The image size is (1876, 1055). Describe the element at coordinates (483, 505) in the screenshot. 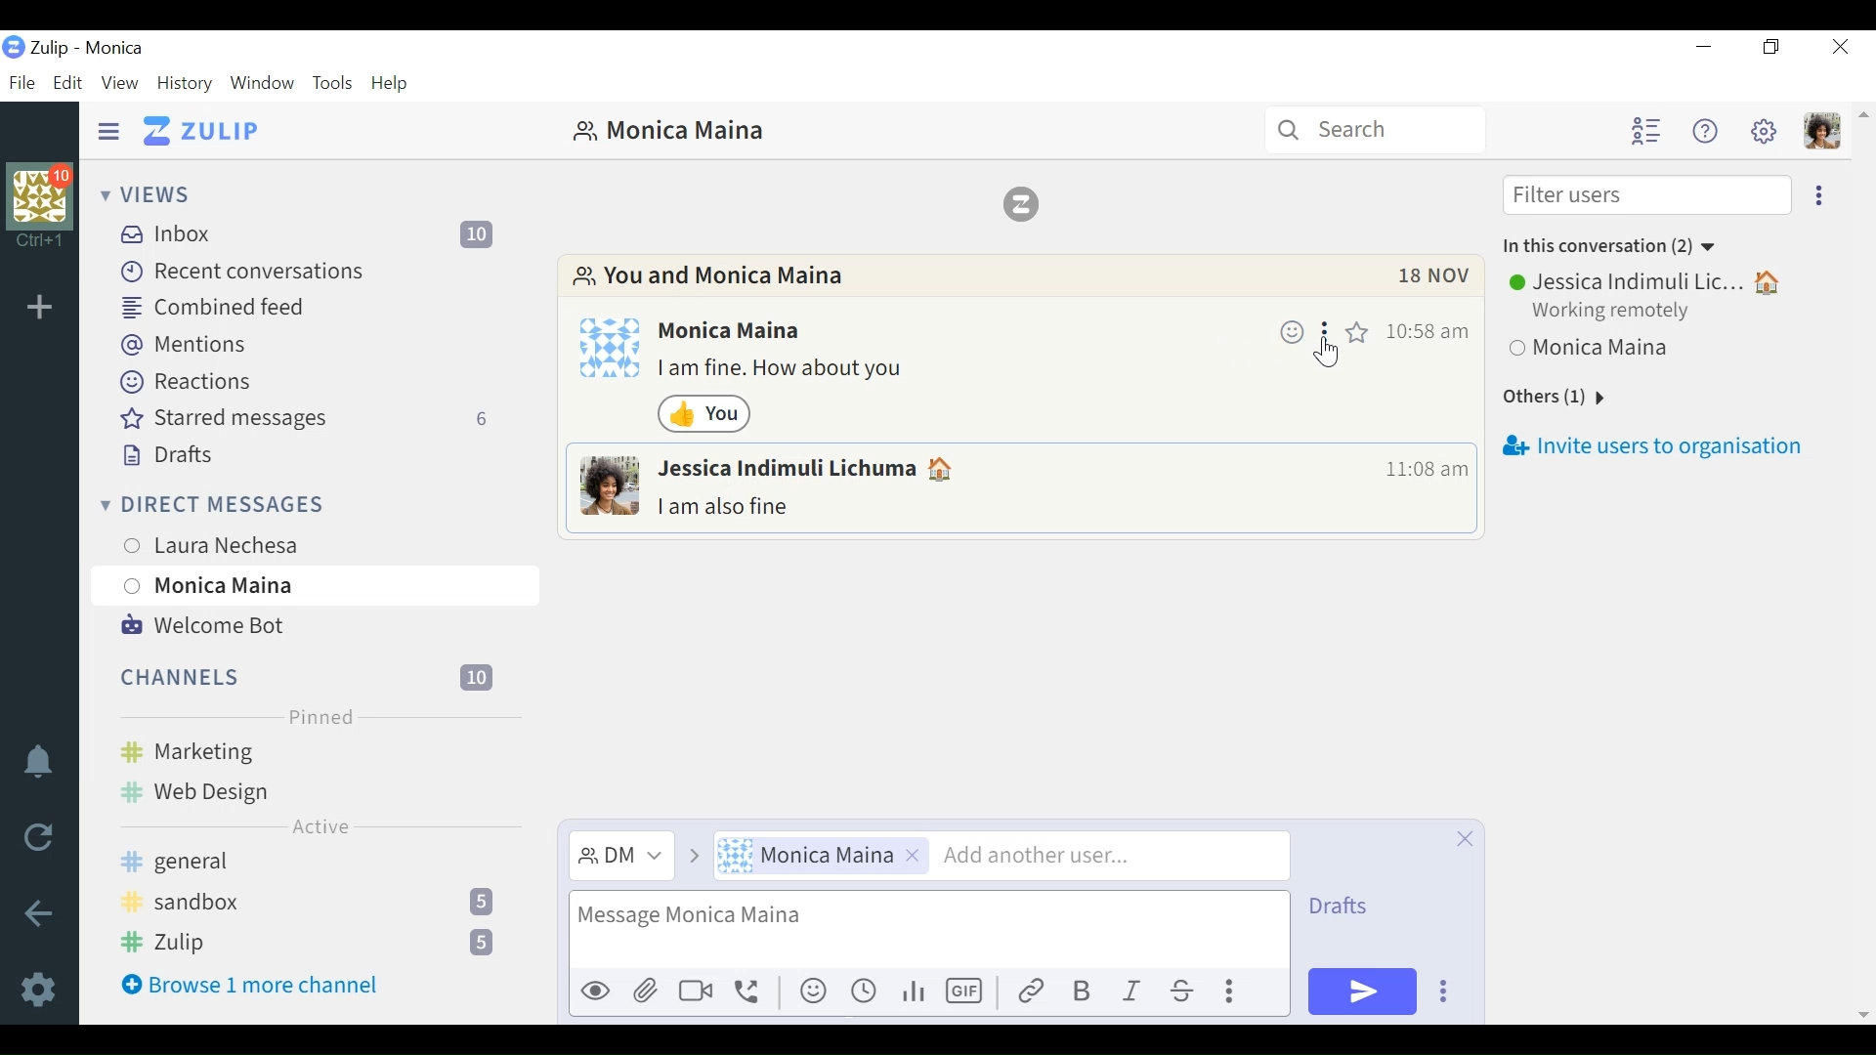

I see `New Direct message` at that location.